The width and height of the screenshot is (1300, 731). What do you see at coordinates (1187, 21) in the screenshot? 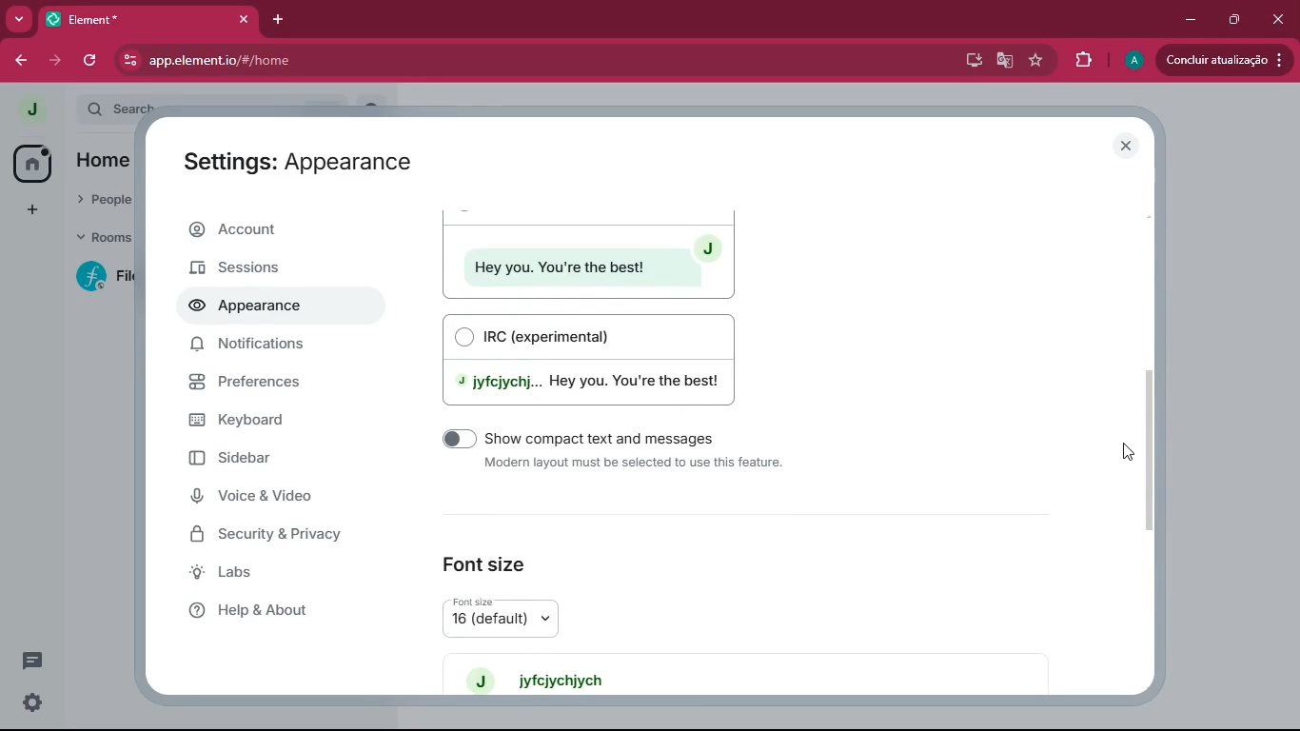
I see `minimize` at bounding box center [1187, 21].